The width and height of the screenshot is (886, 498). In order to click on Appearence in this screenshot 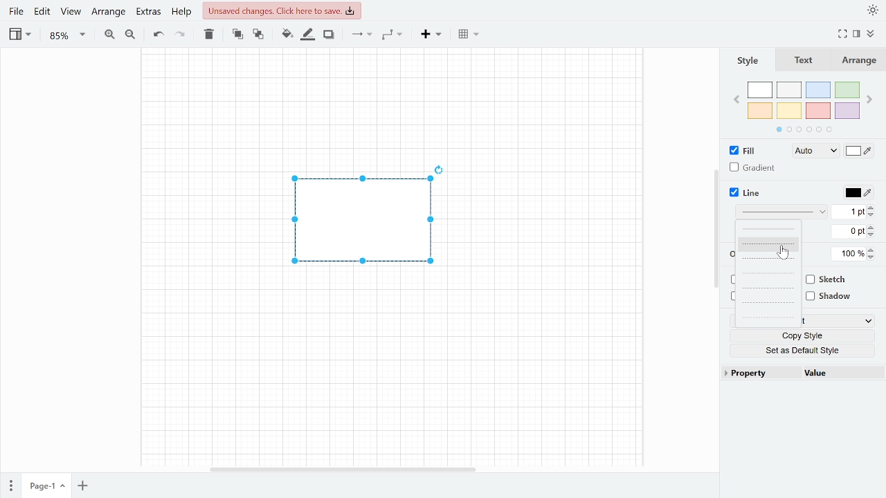, I will do `click(874, 9)`.